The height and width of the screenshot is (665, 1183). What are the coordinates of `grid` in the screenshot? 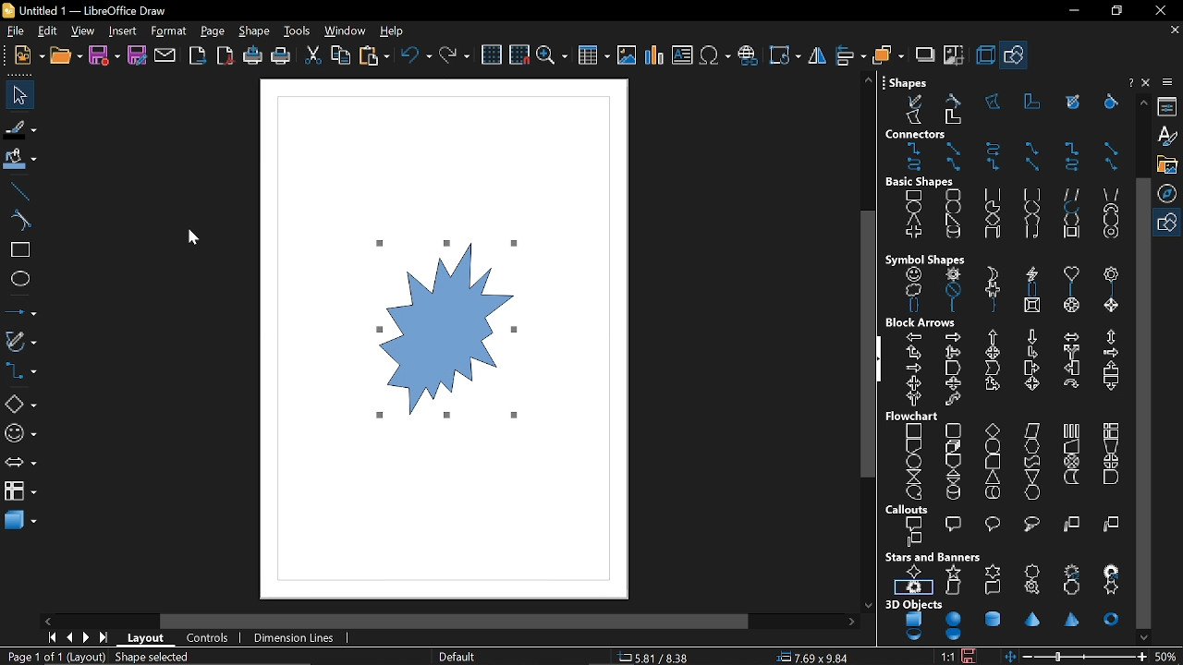 It's located at (494, 55).